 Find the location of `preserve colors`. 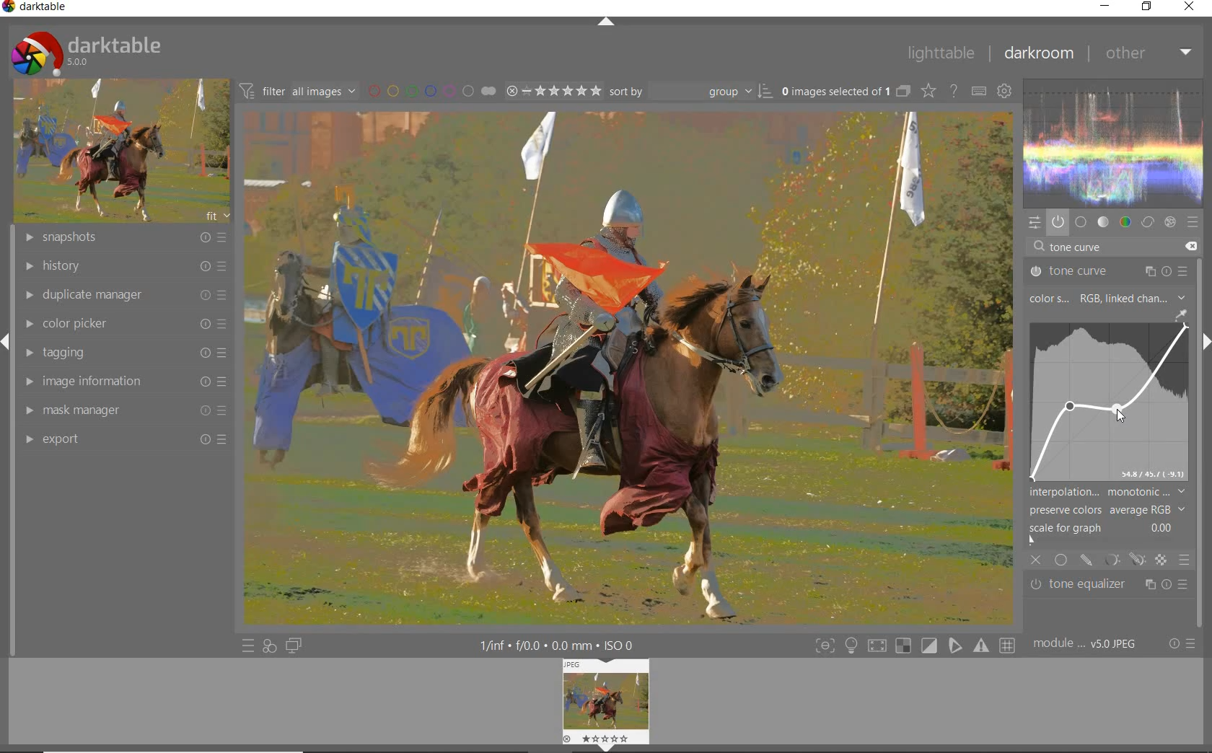

preserve colors is located at coordinates (1107, 510).